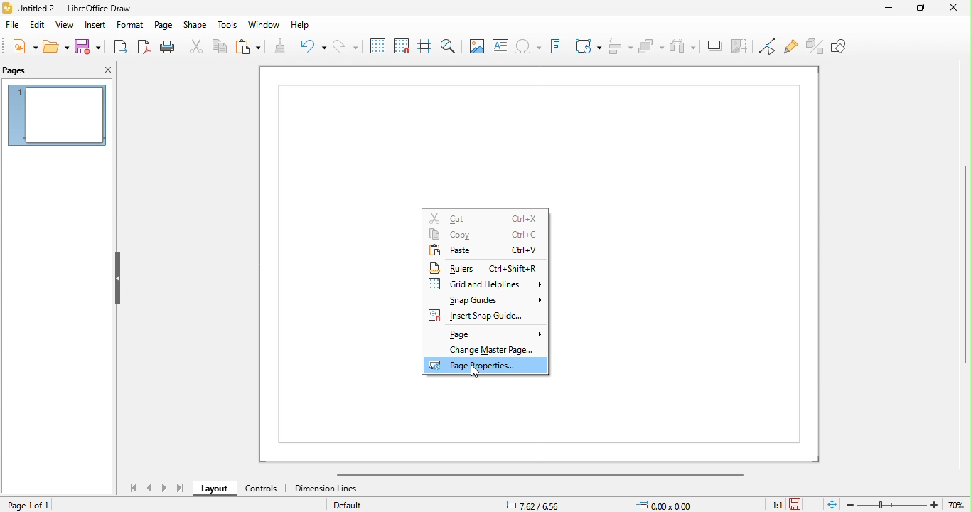  Describe the element at coordinates (12, 25) in the screenshot. I see `file` at that location.